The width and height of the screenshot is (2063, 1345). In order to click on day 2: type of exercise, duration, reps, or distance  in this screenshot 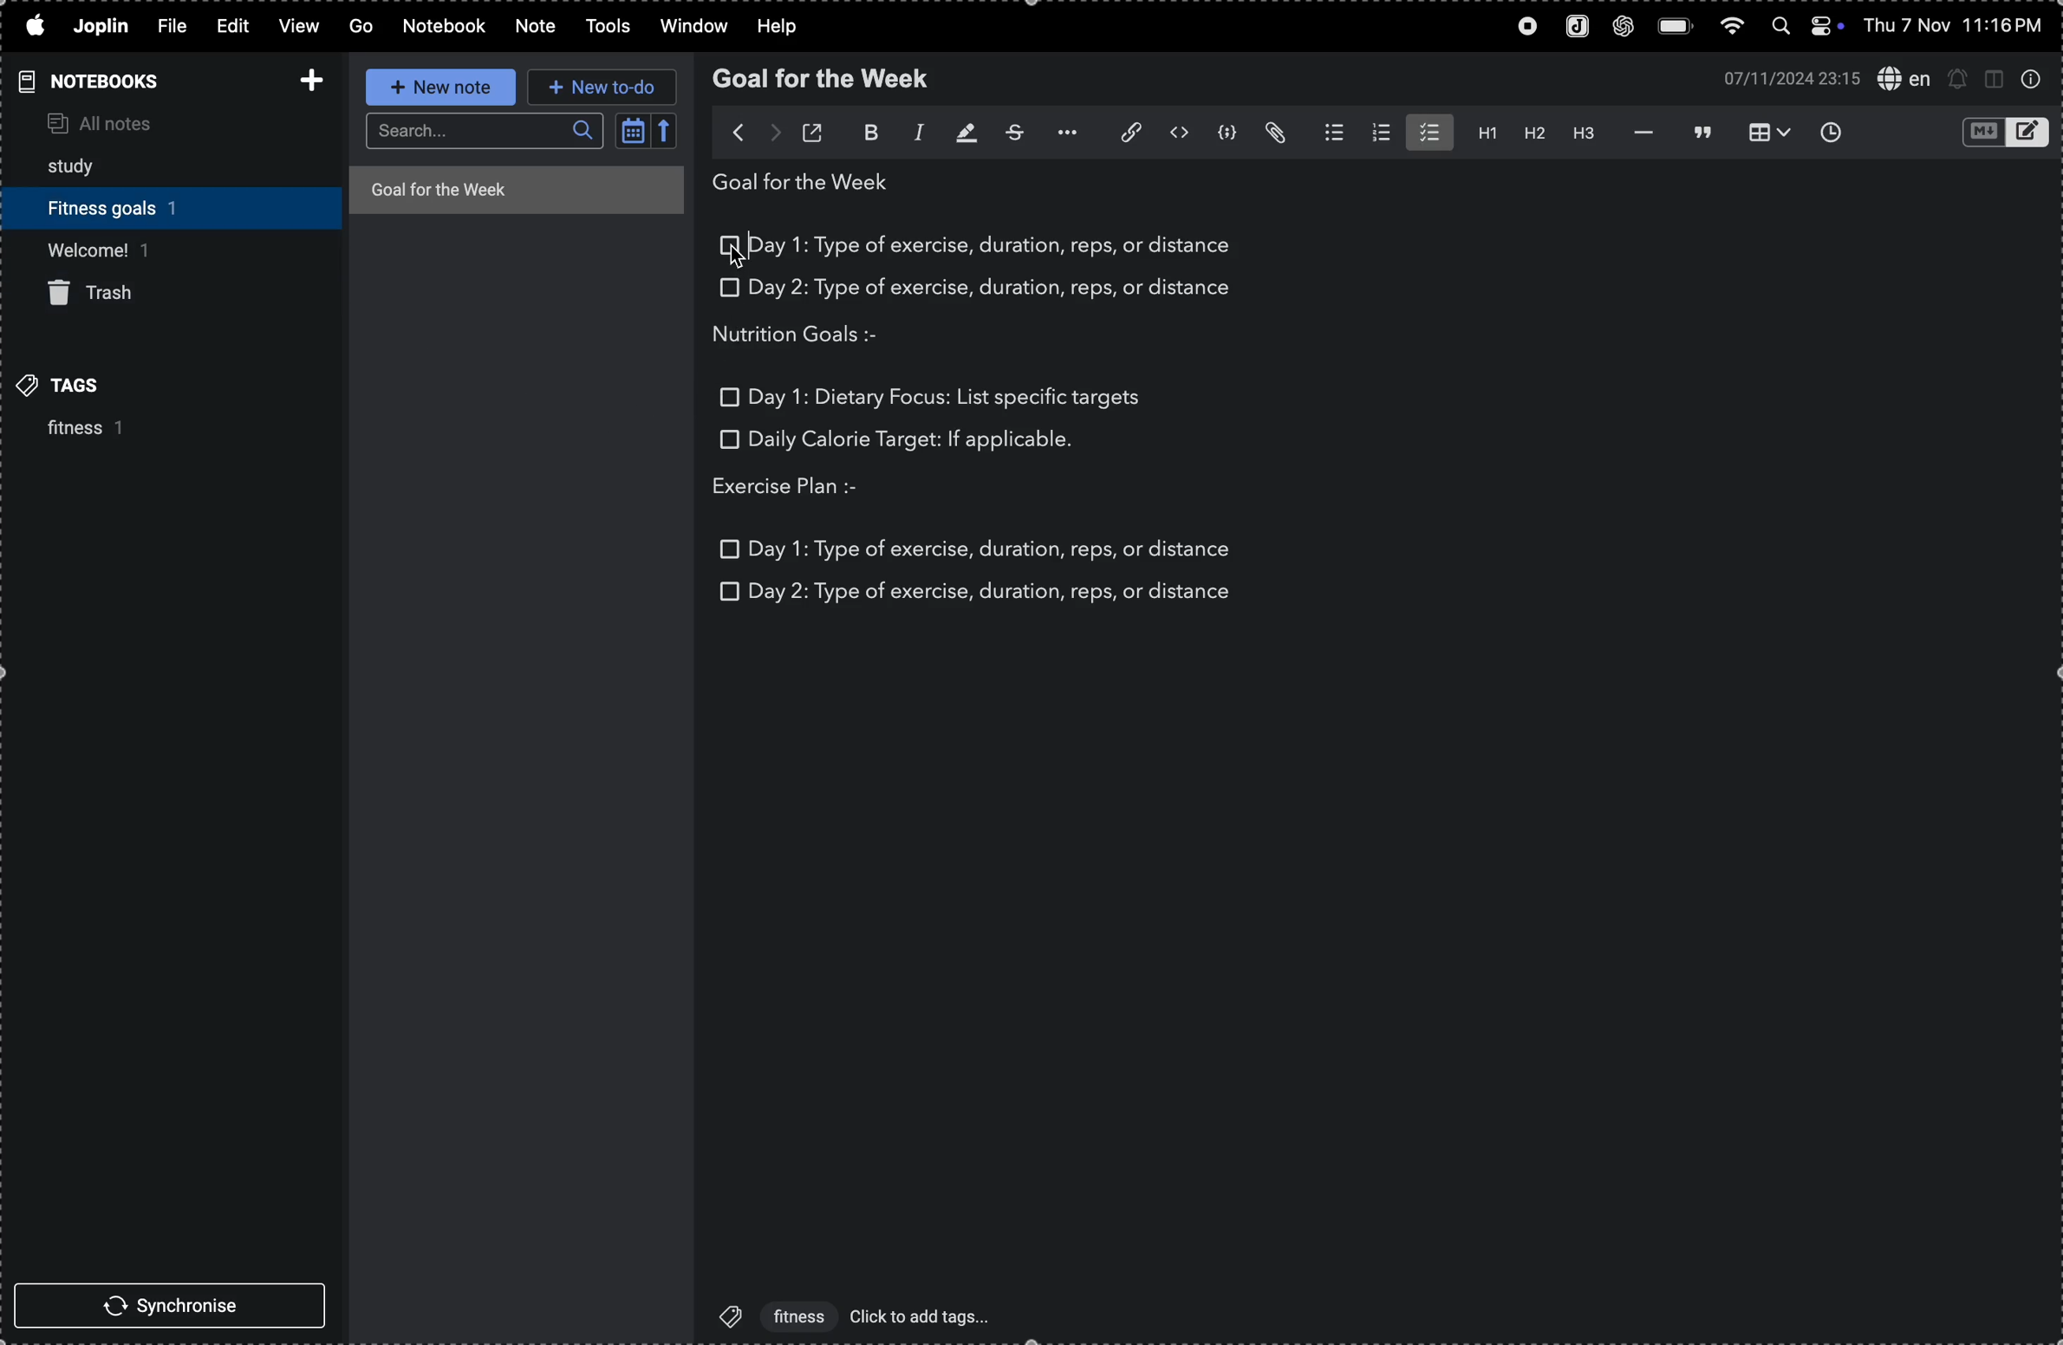, I will do `click(999, 289)`.